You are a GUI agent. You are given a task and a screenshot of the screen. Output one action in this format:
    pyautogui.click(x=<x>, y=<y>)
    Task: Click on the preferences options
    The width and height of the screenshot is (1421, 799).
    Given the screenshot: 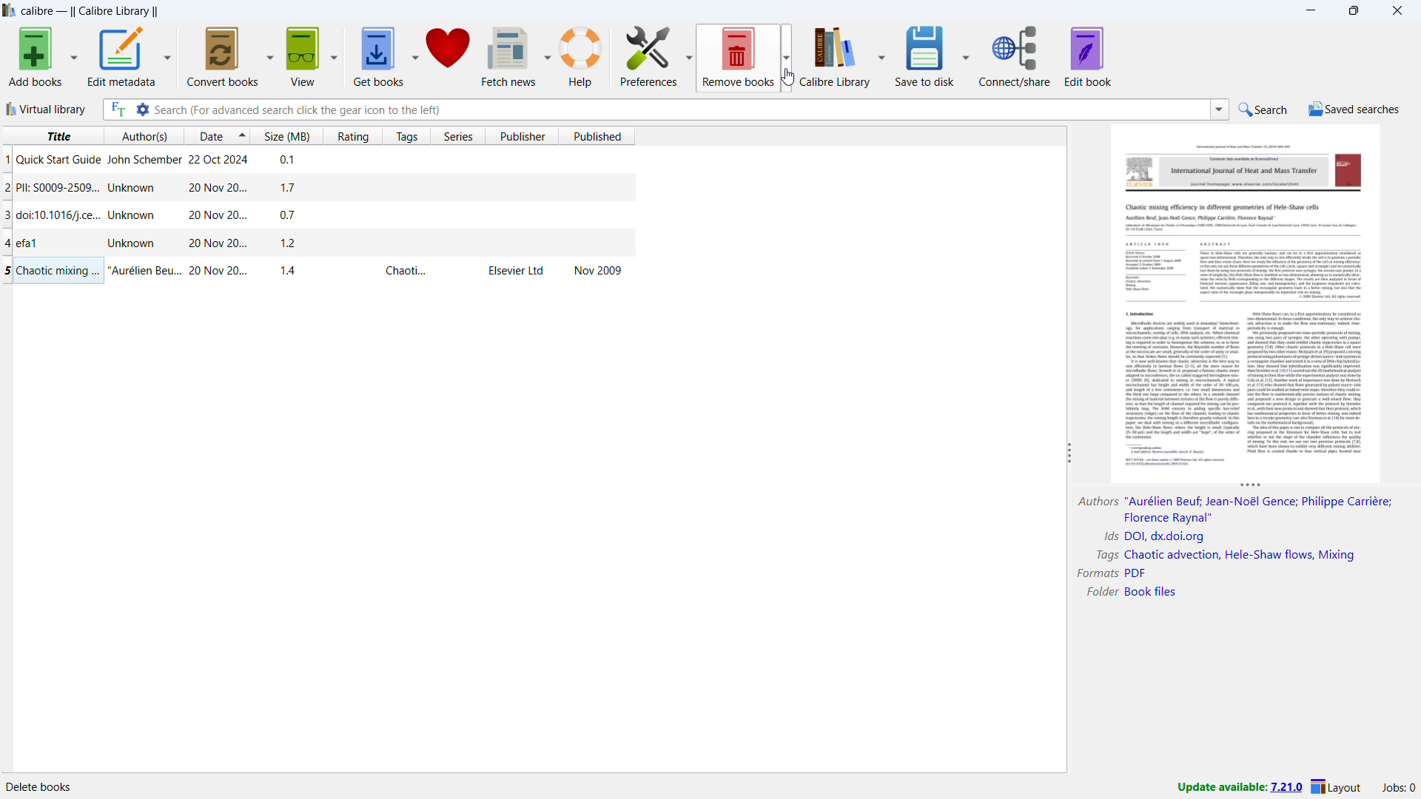 What is the action you would take?
    pyautogui.click(x=689, y=57)
    